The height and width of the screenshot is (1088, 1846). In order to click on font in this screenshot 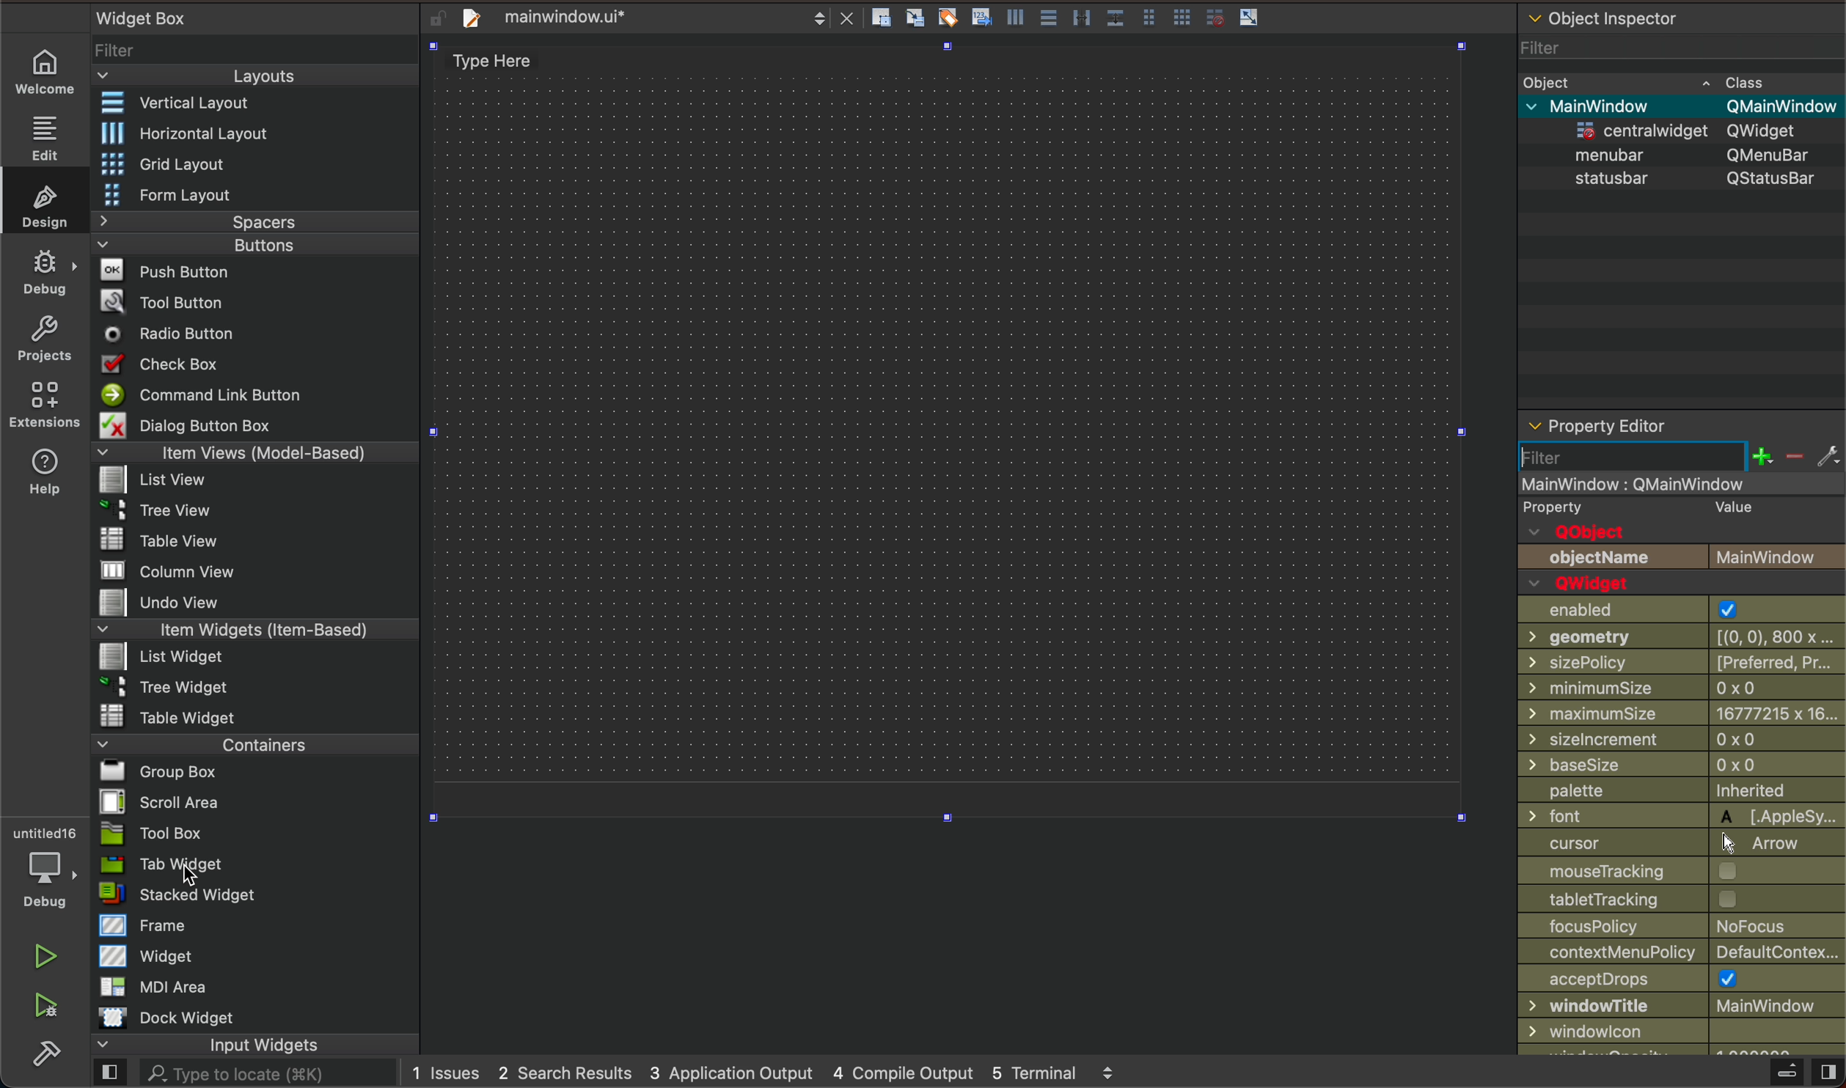, I will do `click(1680, 816)`.